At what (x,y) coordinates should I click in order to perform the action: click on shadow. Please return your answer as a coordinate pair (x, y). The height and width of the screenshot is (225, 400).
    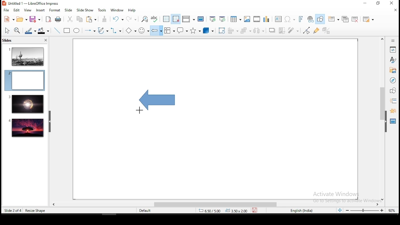
    Looking at the image, I should click on (272, 30).